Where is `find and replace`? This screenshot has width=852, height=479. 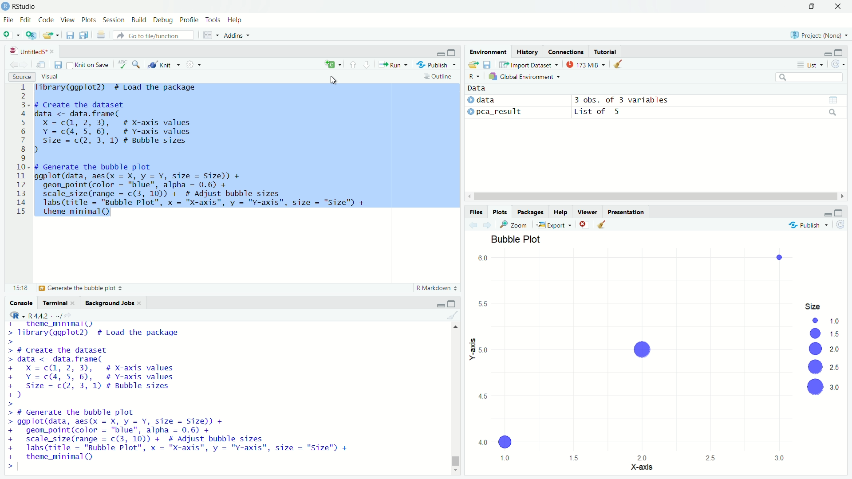 find and replace is located at coordinates (137, 63).